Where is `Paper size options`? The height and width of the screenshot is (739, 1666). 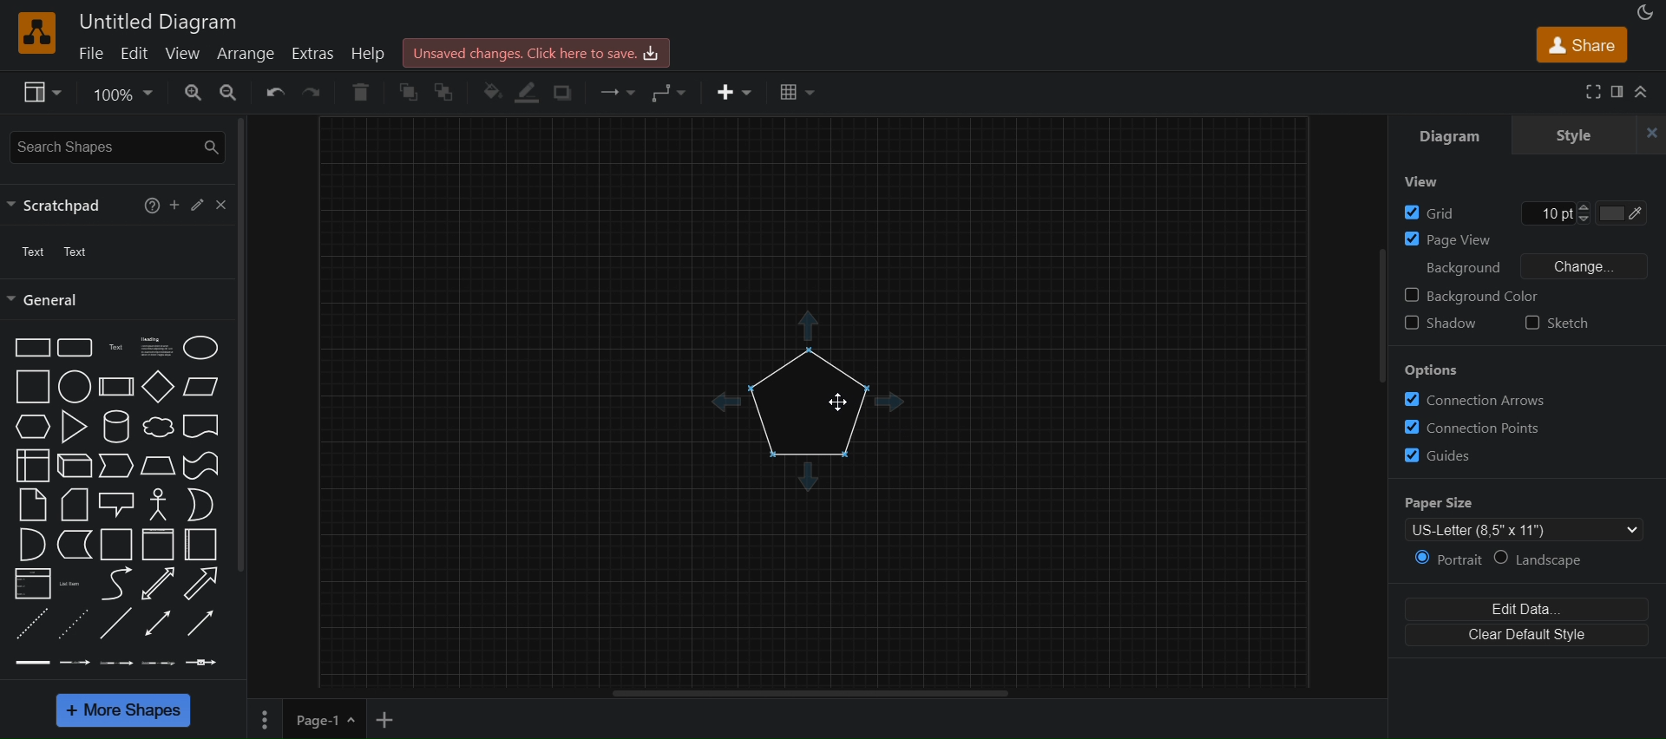
Paper size options is located at coordinates (1524, 529).